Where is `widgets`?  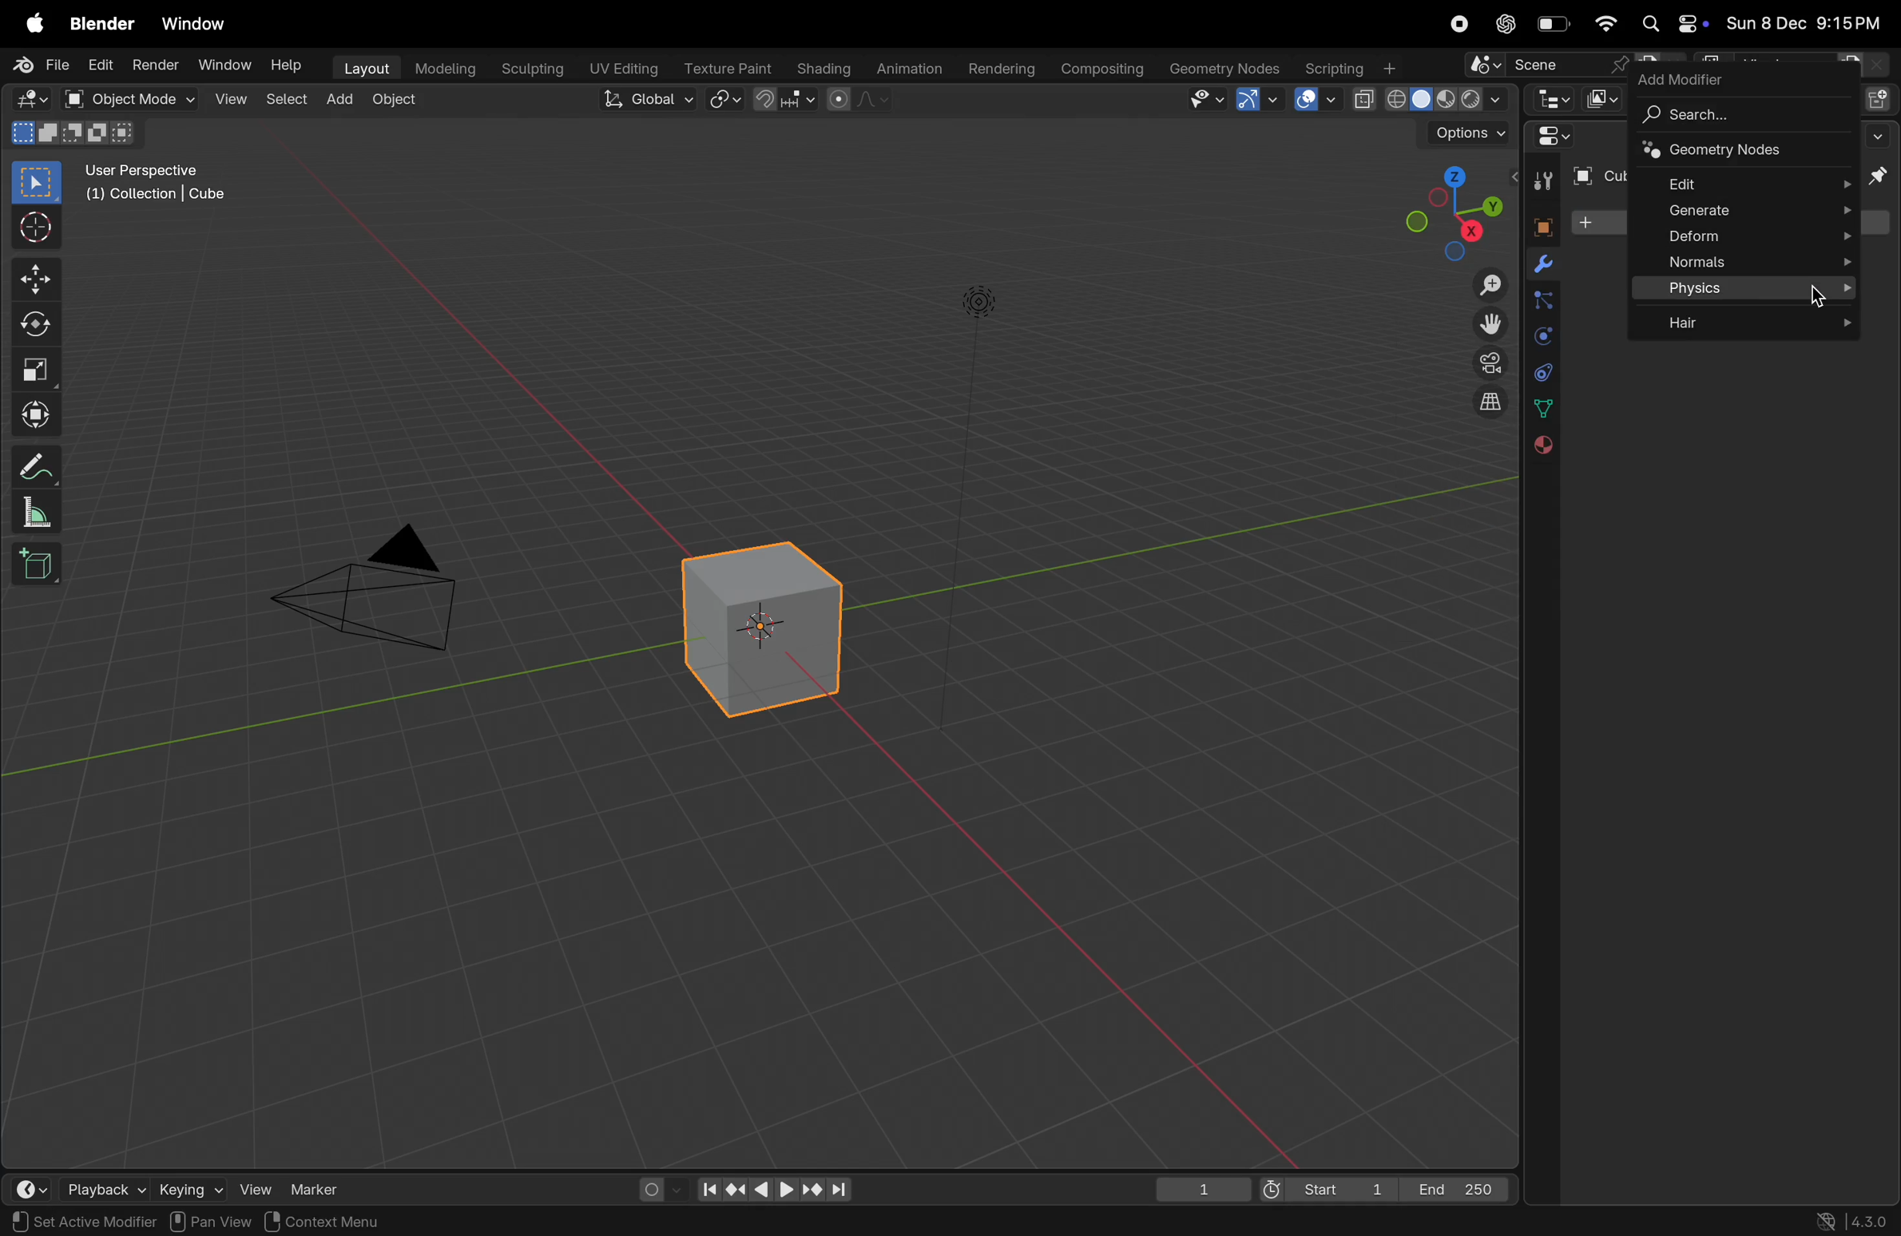
widgets is located at coordinates (1550, 137).